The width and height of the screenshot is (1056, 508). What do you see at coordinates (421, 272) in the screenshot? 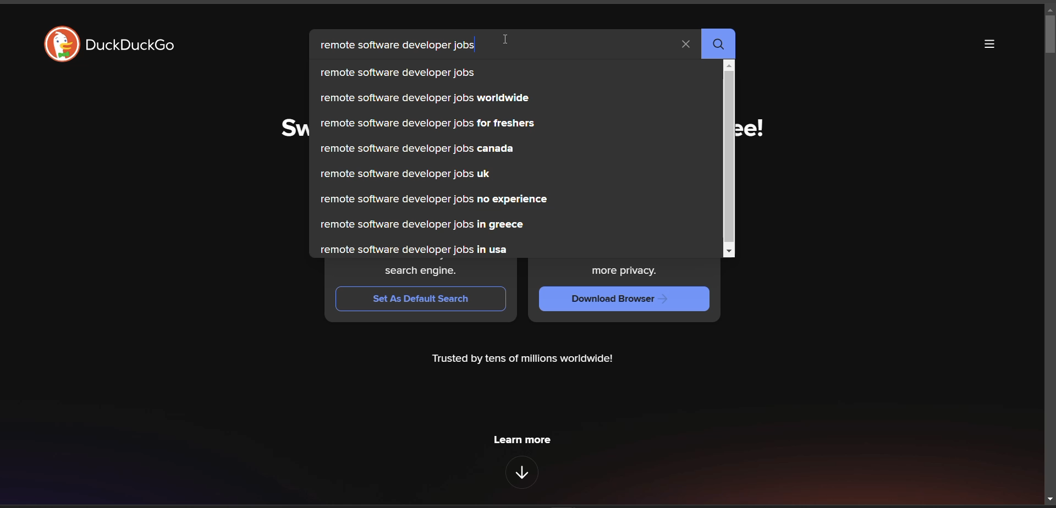
I see `search engine.` at bounding box center [421, 272].